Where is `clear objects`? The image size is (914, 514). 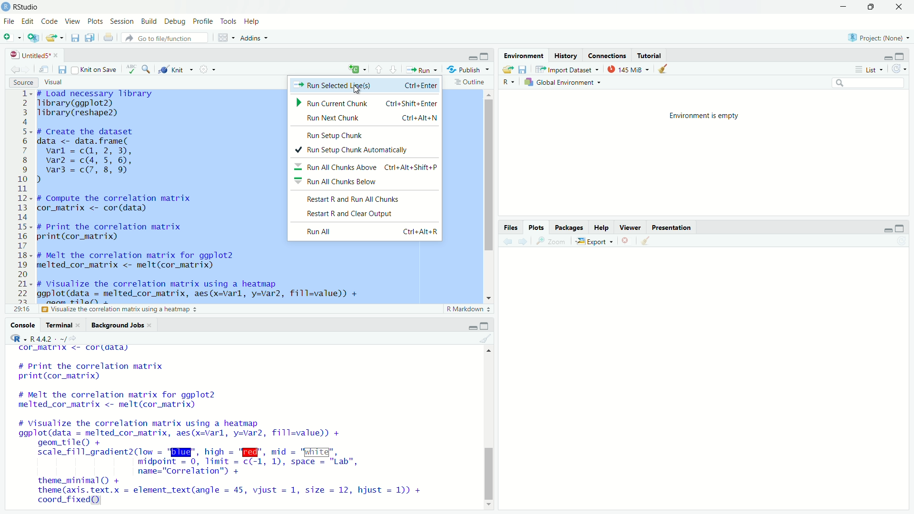 clear objects is located at coordinates (664, 68).